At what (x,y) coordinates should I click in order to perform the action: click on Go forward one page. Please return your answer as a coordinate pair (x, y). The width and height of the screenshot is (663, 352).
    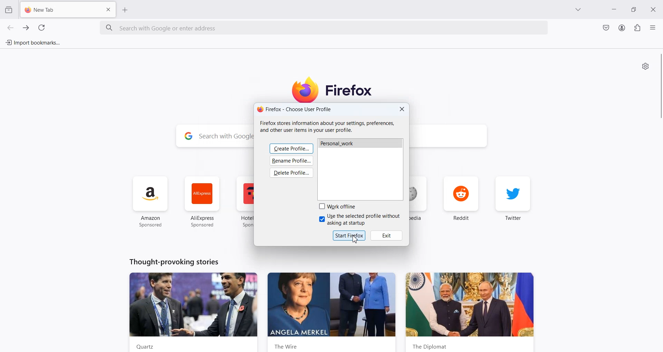
    Looking at the image, I should click on (25, 28).